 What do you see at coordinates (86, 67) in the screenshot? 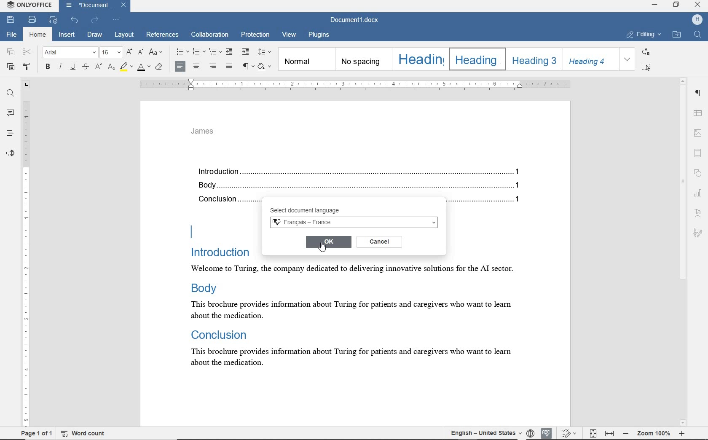
I see `strikethrough` at bounding box center [86, 67].